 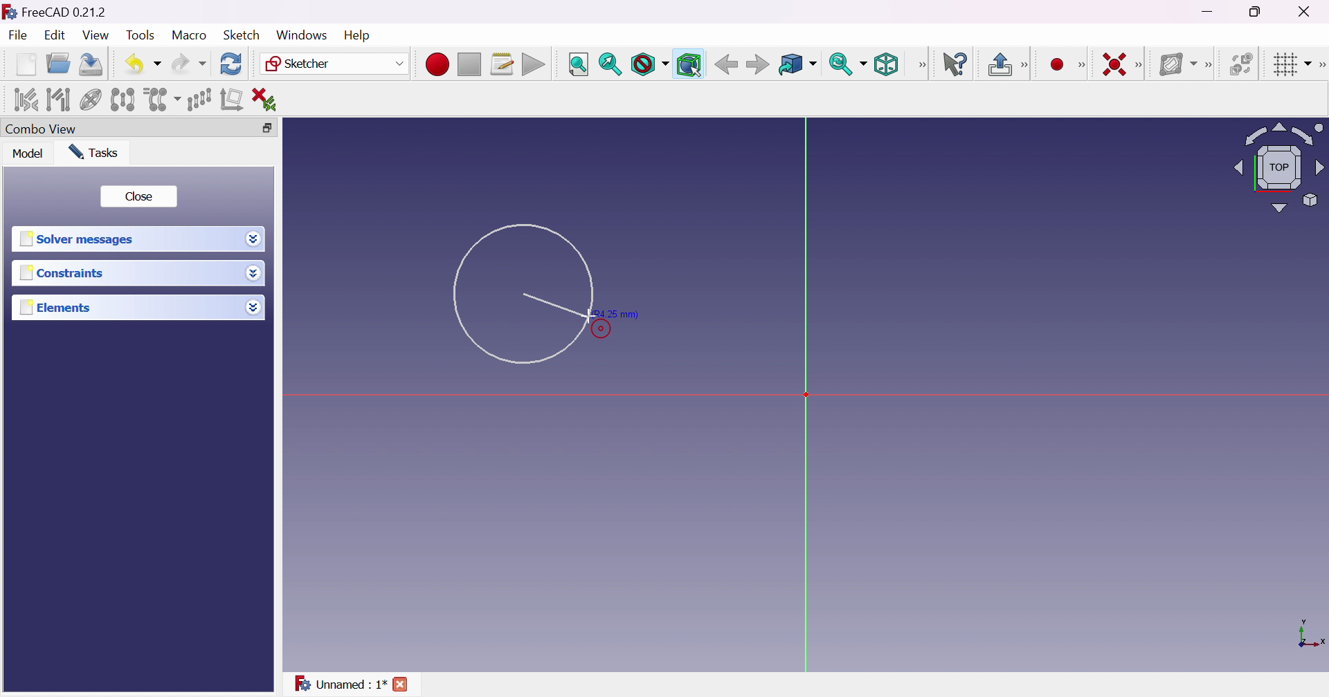 I want to click on Leave sketch, so click(x=998, y=64).